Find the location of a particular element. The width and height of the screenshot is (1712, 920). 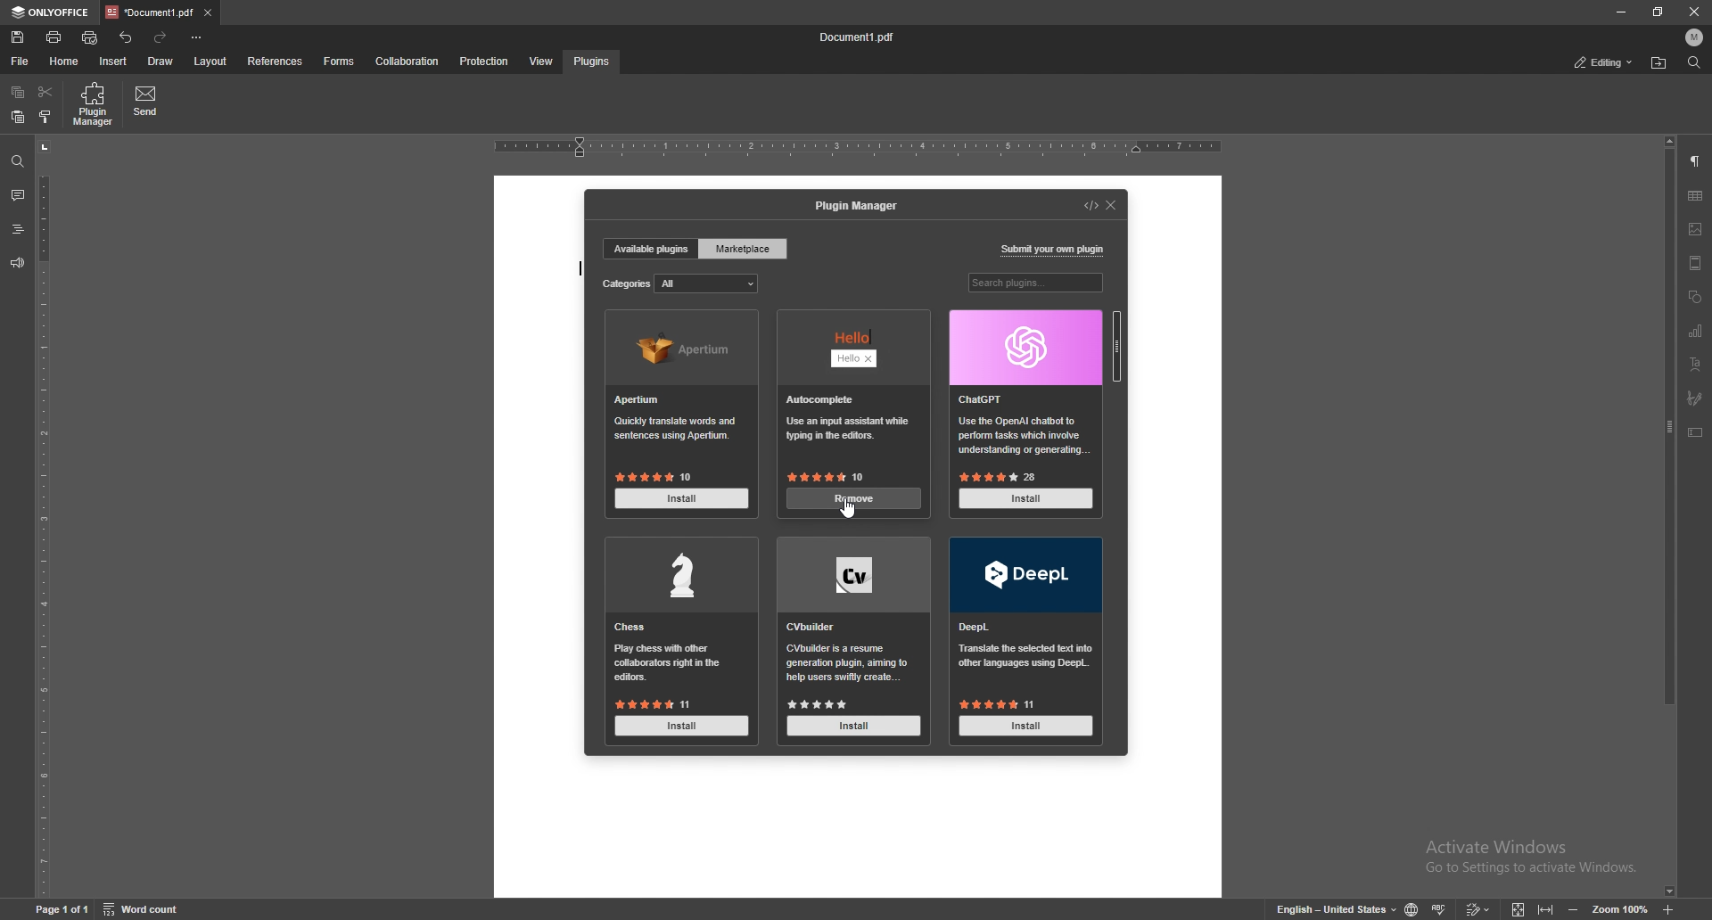

feedback is located at coordinates (18, 263).